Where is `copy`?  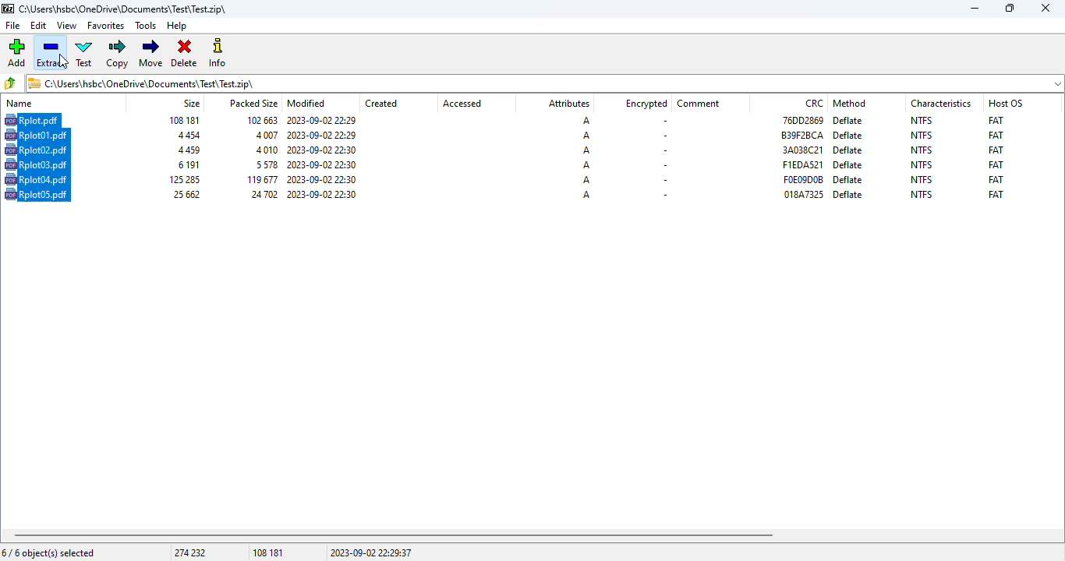 copy is located at coordinates (119, 54).